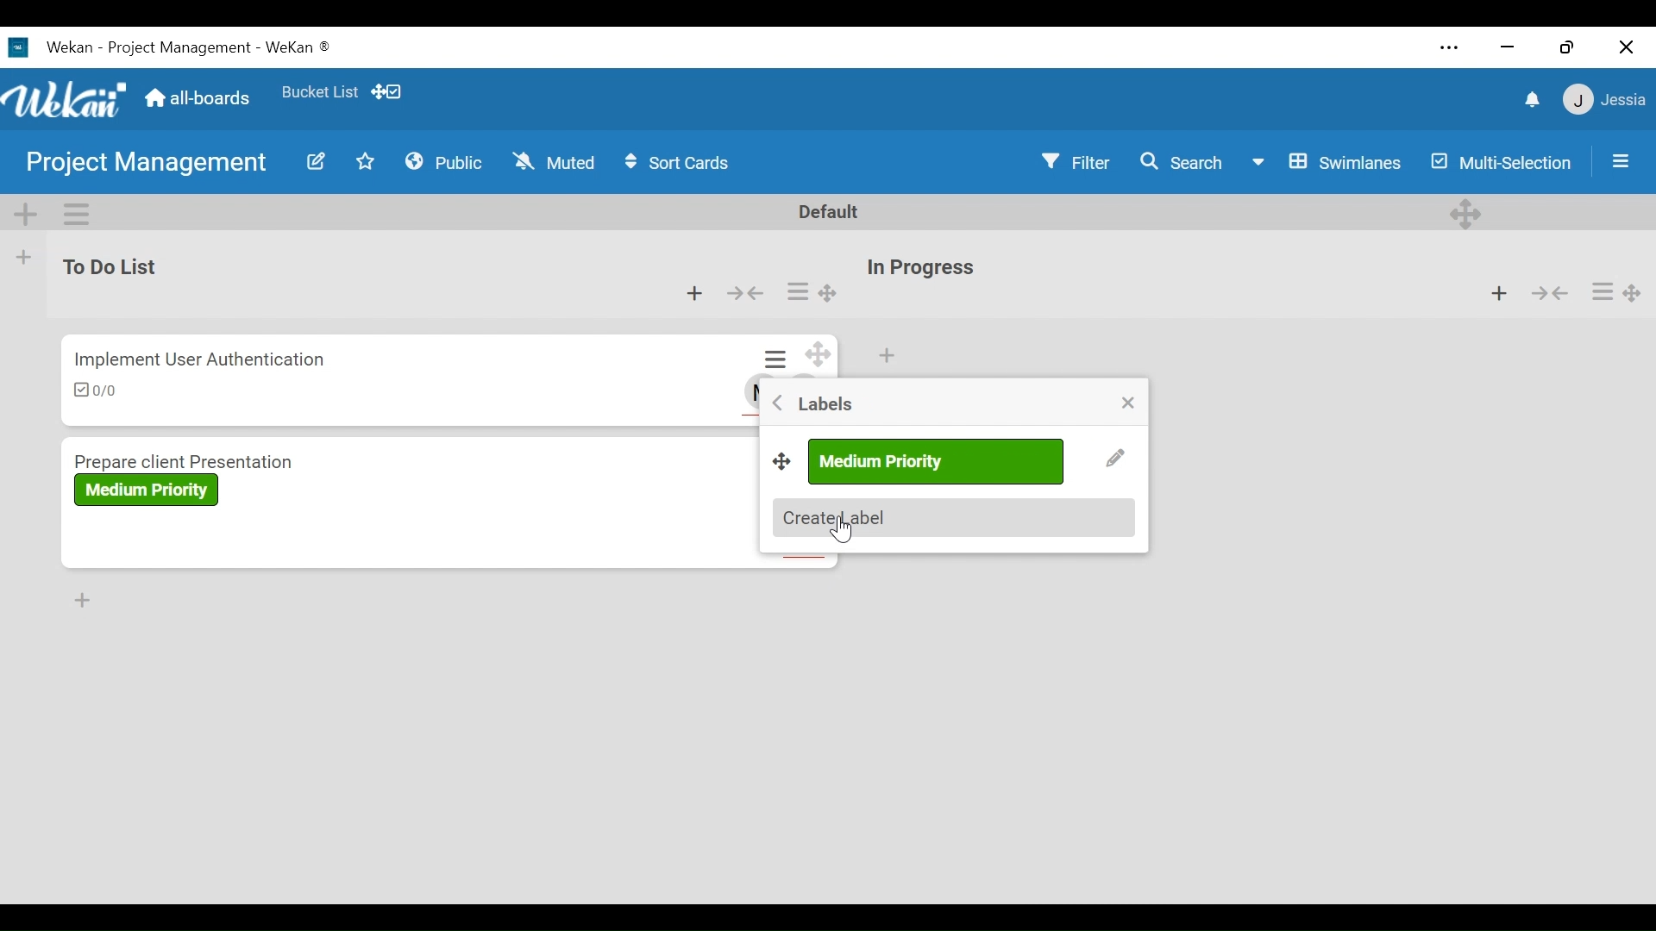 The width and height of the screenshot is (1656, 931). Describe the element at coordinates (367, 160) in the screenshot. I see `Favorites` at that location.